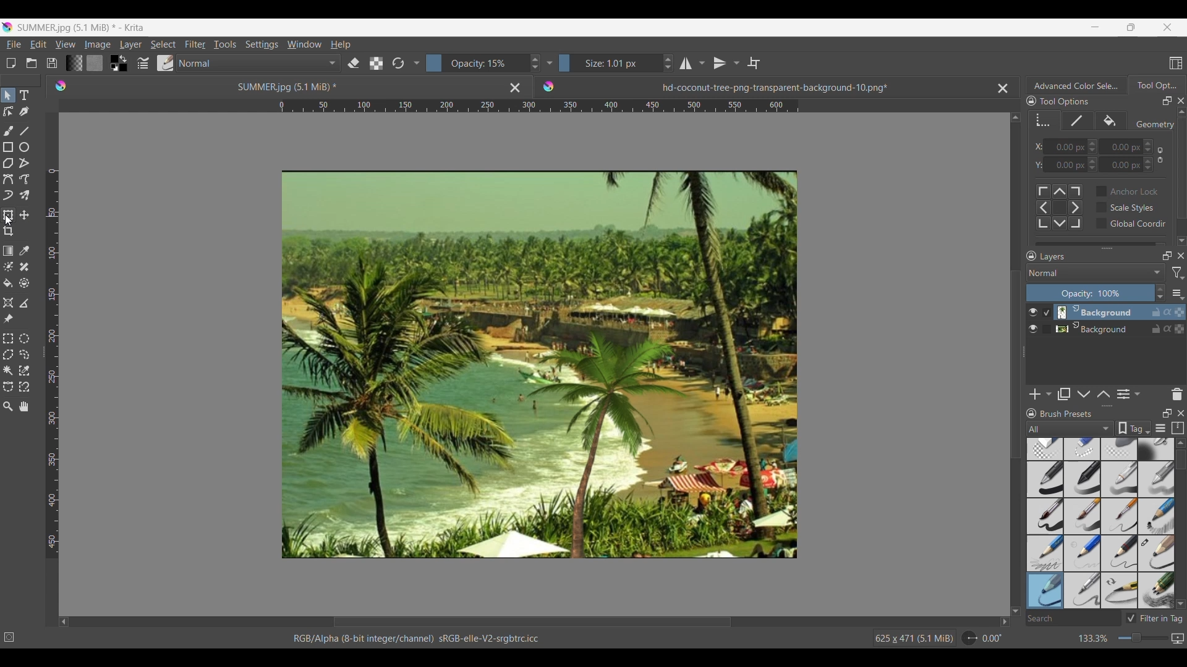 The image size is (1187, 667). Describe the element at coordinates (31, 63) in the screenshot. I see `Open an existing document` at that location.